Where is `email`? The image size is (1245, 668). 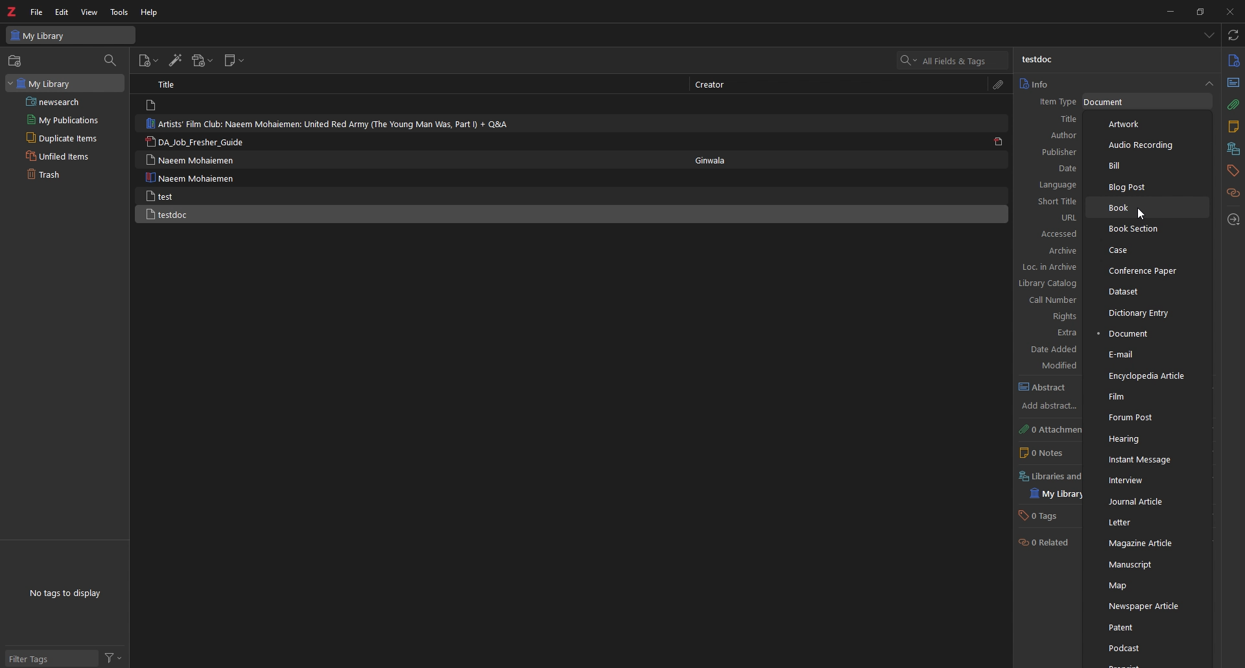
email is located at coordinates (1146, 354).